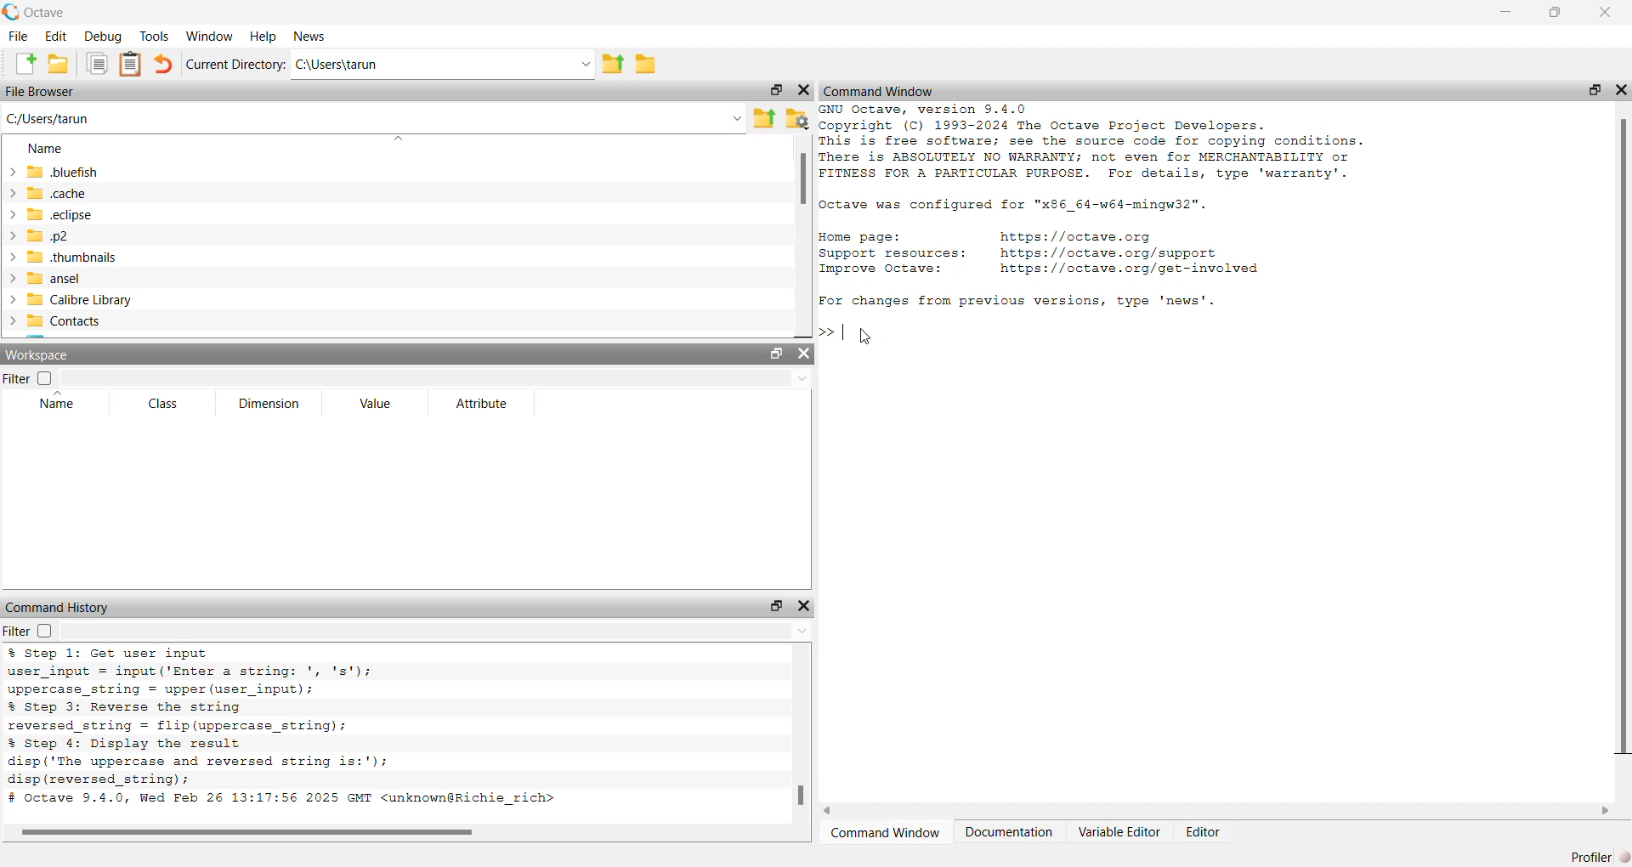  What do you see at coordinates (45, 148) in the screenshot?
I see `name` at bounding box center [45, 148].